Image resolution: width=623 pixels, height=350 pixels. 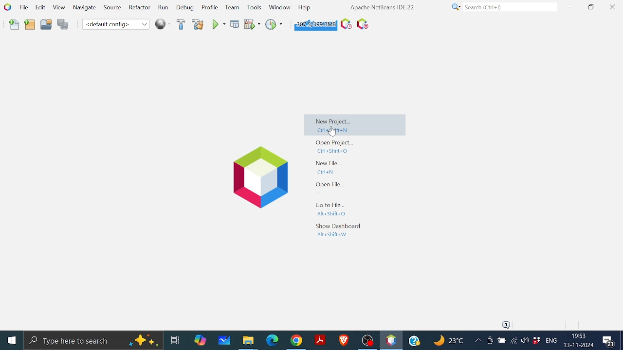 I want to click on Go to file, so click(x=330, y=209).